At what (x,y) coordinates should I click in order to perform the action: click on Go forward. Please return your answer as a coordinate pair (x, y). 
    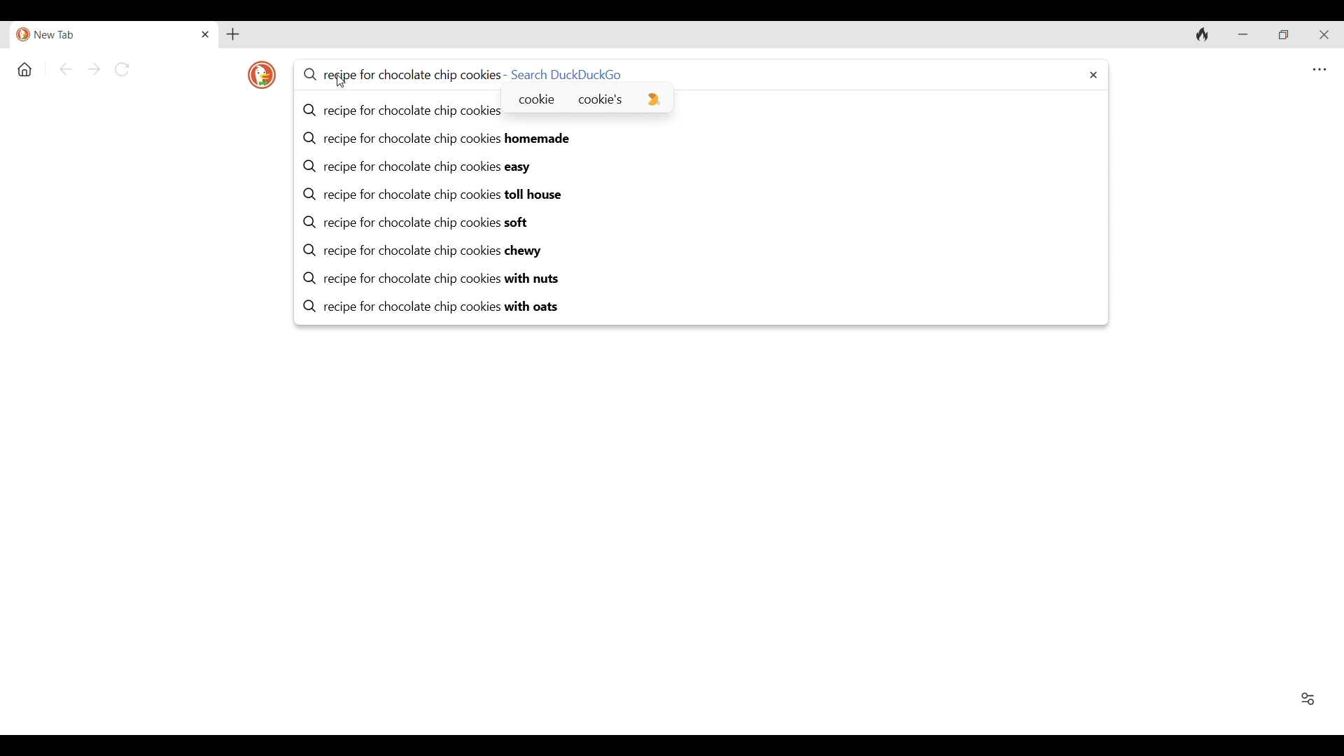
    Looking at the image, I should click on (94, 69).